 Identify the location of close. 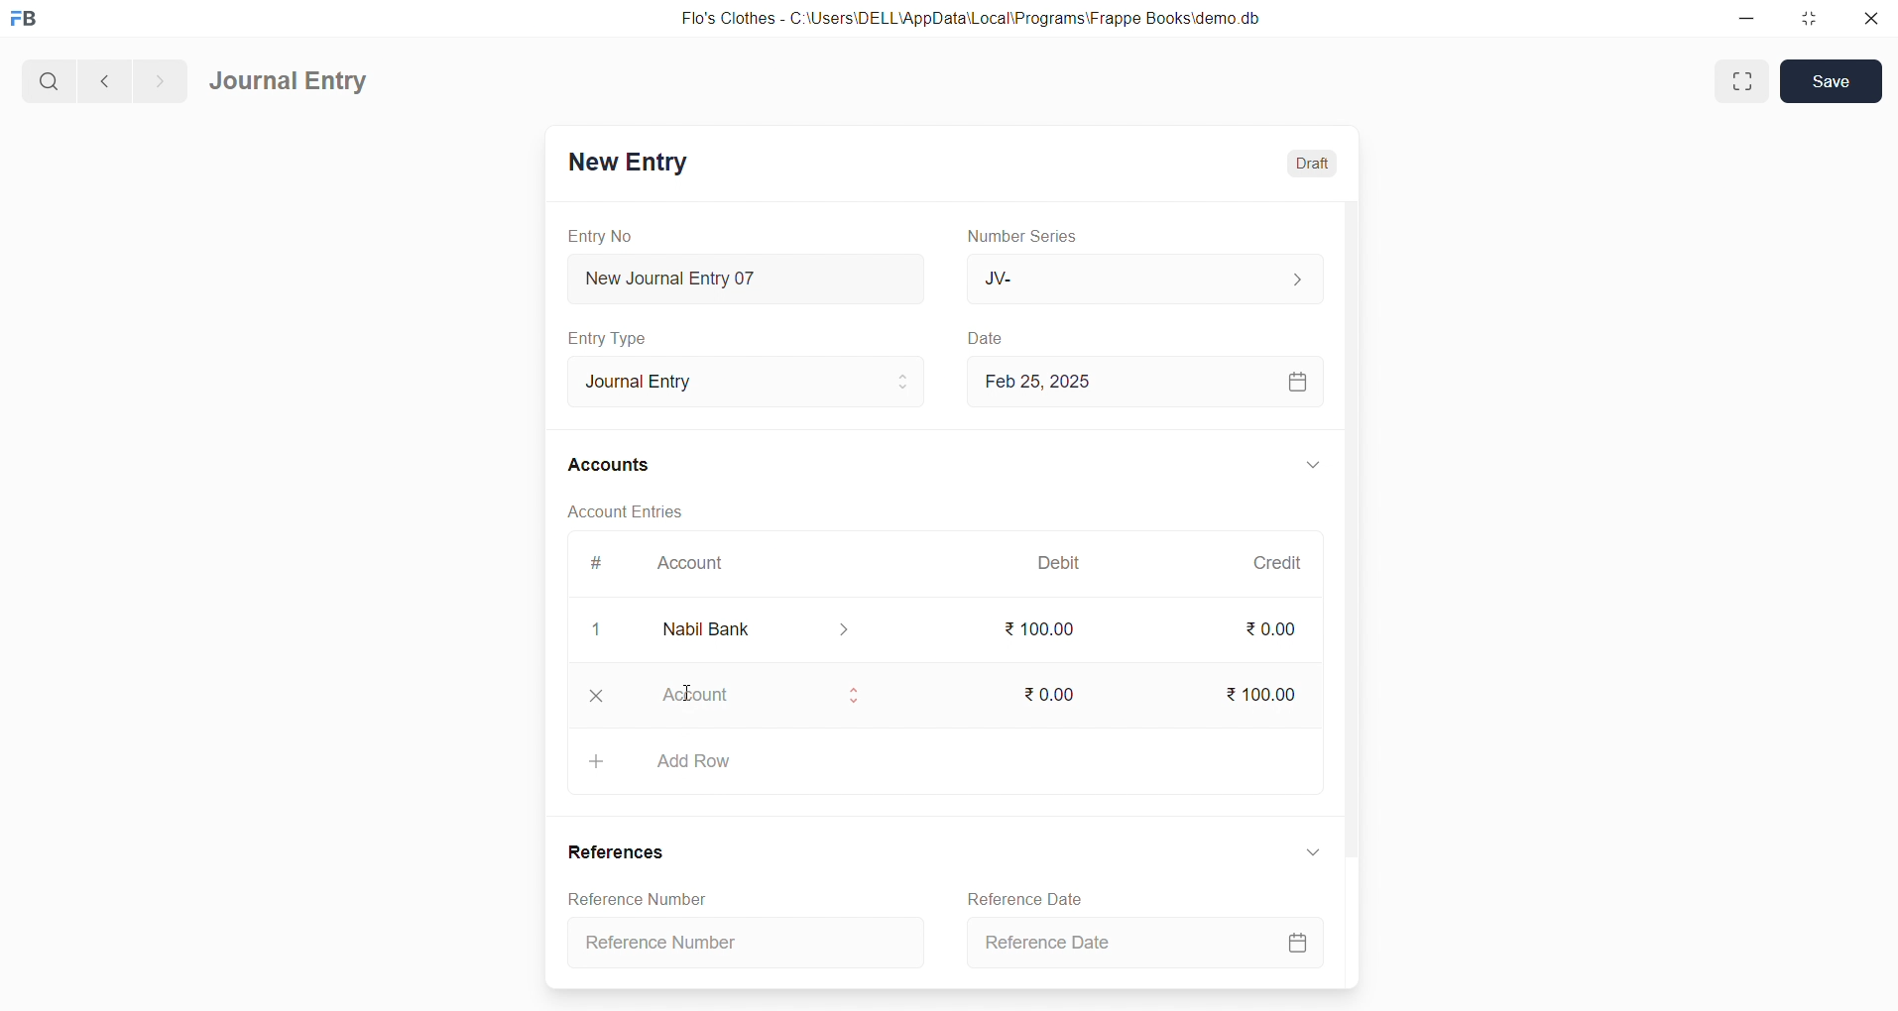
(597, 696).